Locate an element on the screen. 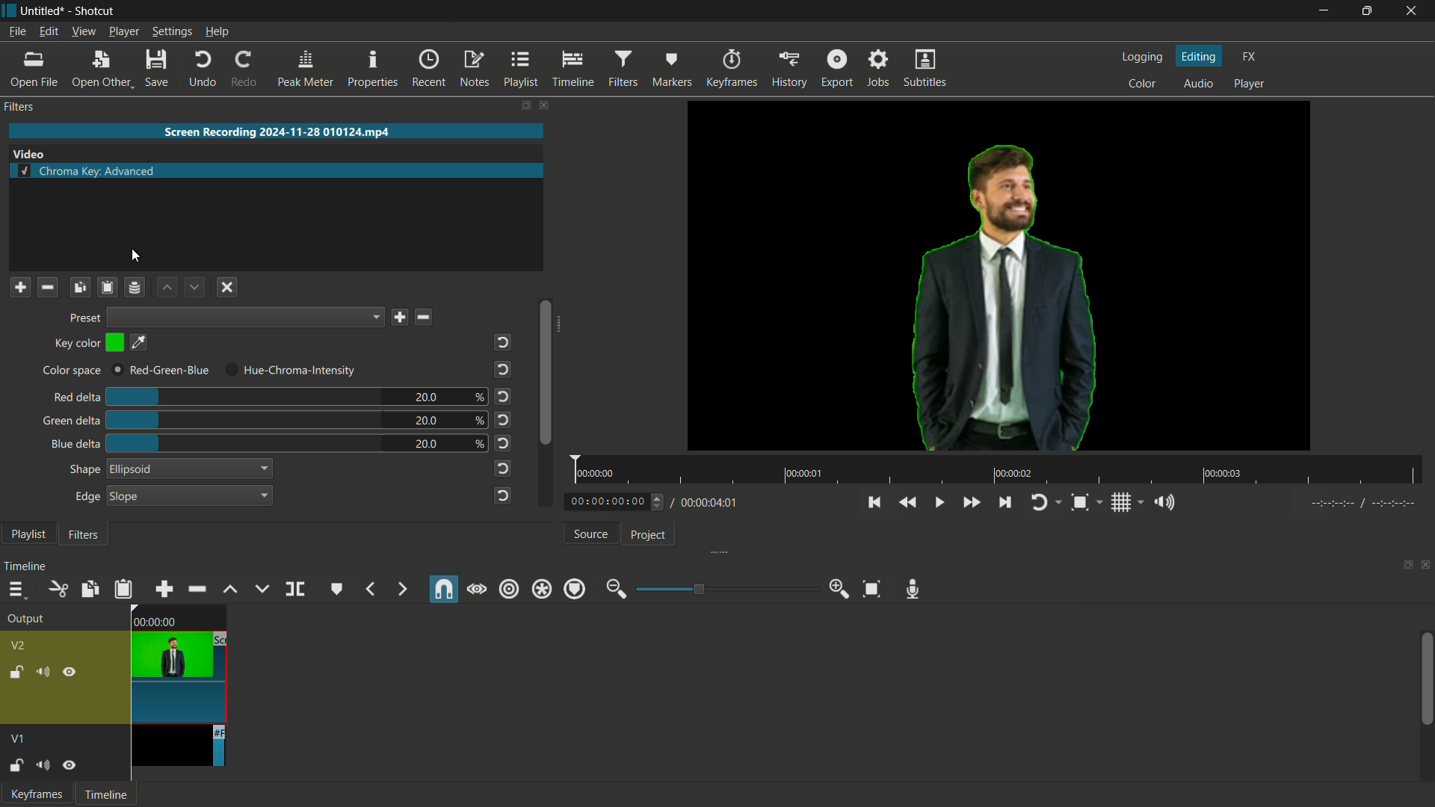 This screenshot has width=1435, height=807. notes is located at coordinates (474, 69).